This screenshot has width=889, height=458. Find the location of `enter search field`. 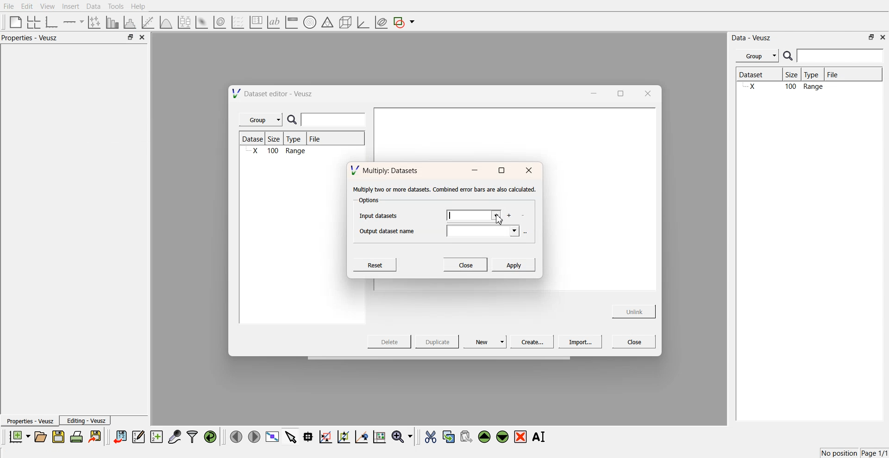

enter search field is located at coordinates (335, 120).